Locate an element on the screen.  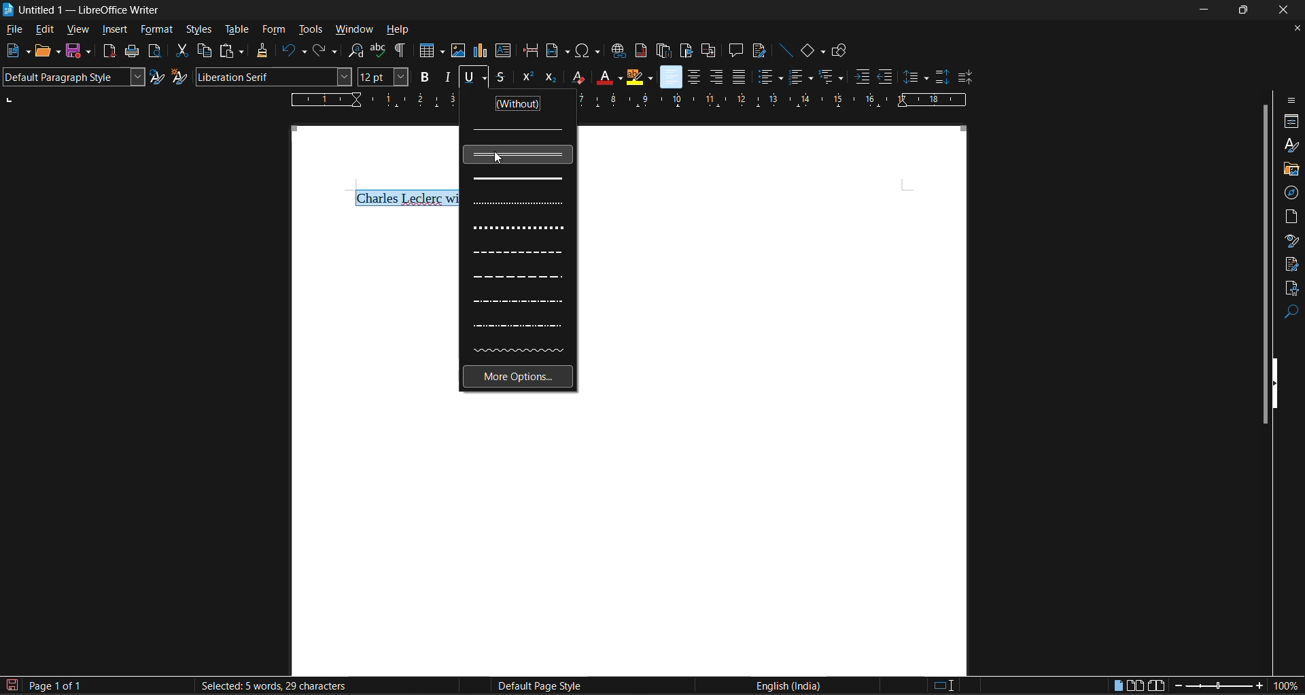
updated selected style is located at coordinates (158, 77).